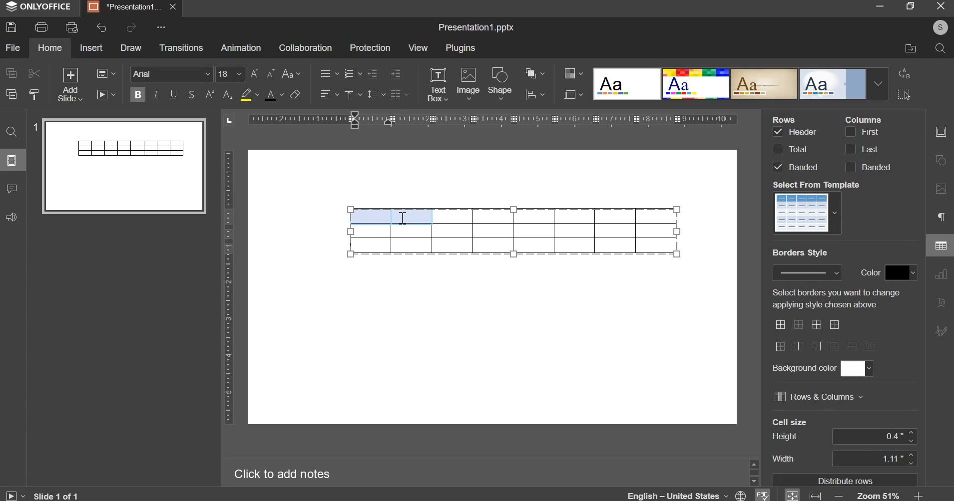 This screenshot has height=501, width=954. Describe the element at coordinates (228, 287) in the screenshot. I see `vertical scale` at that location.